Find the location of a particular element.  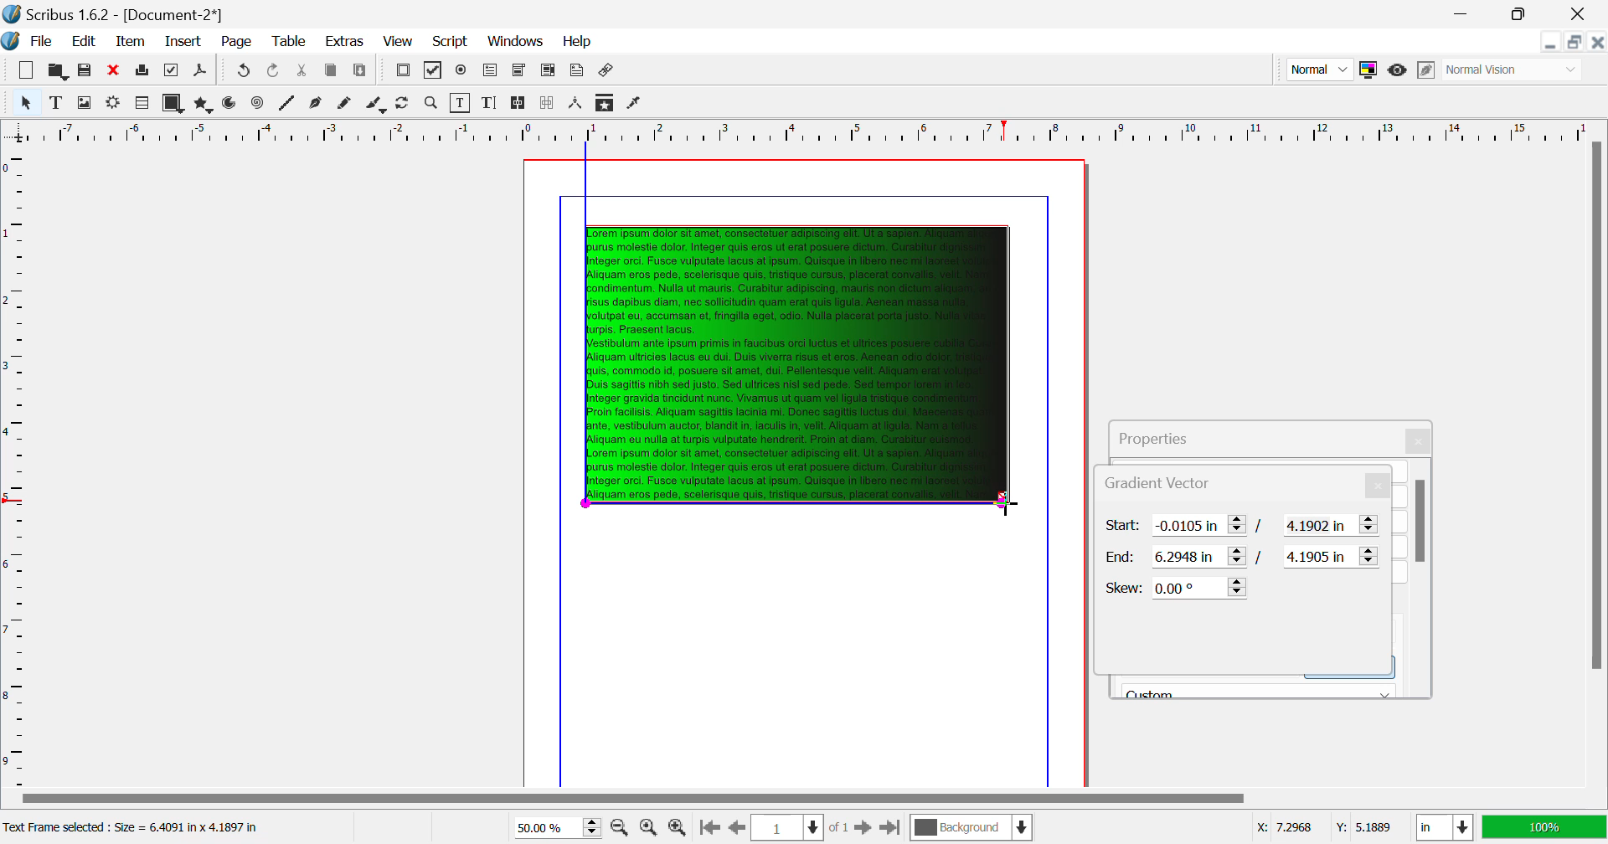

Redo is located at coordinates (241, 72).